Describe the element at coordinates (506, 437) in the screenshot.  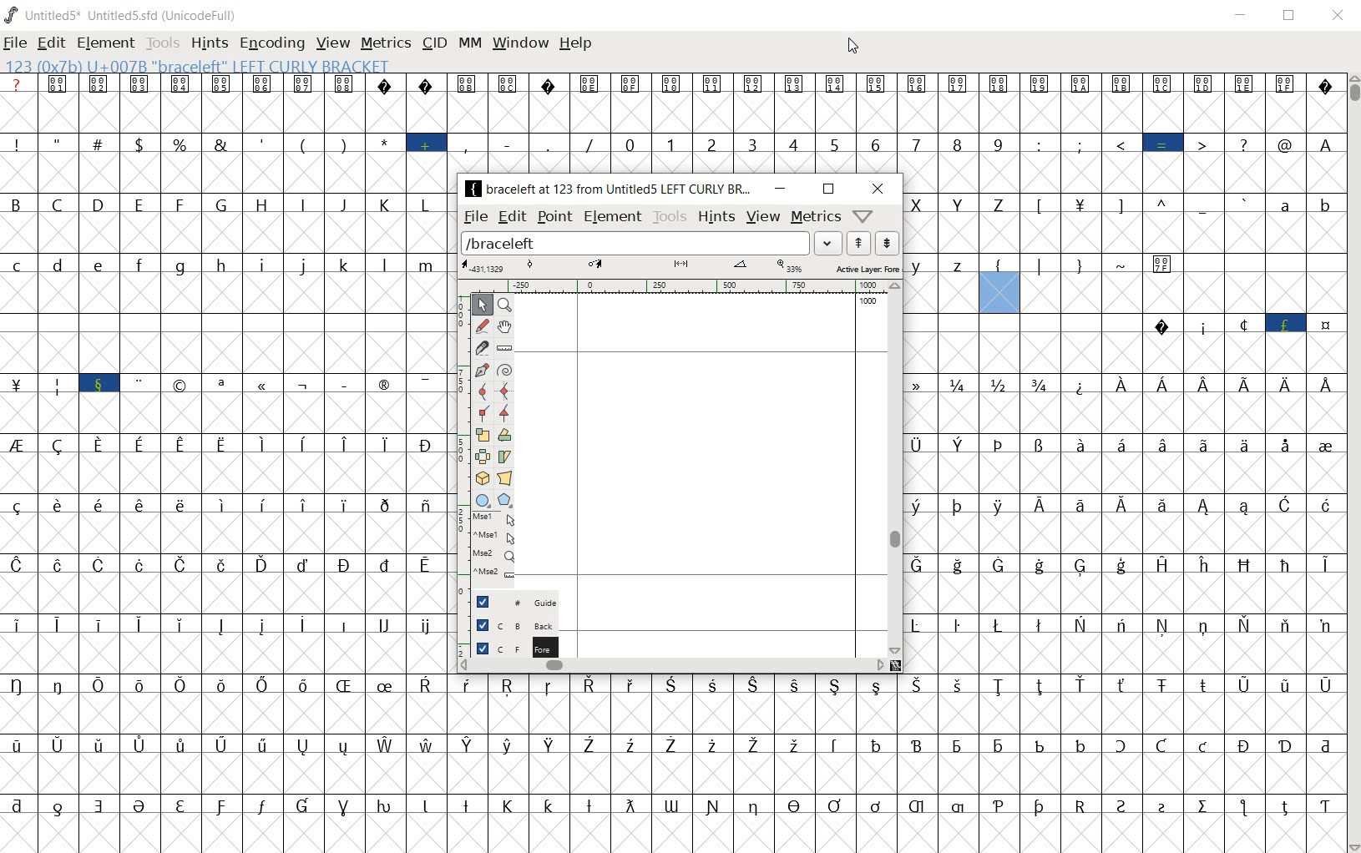
I see `flip the selection` at that location.